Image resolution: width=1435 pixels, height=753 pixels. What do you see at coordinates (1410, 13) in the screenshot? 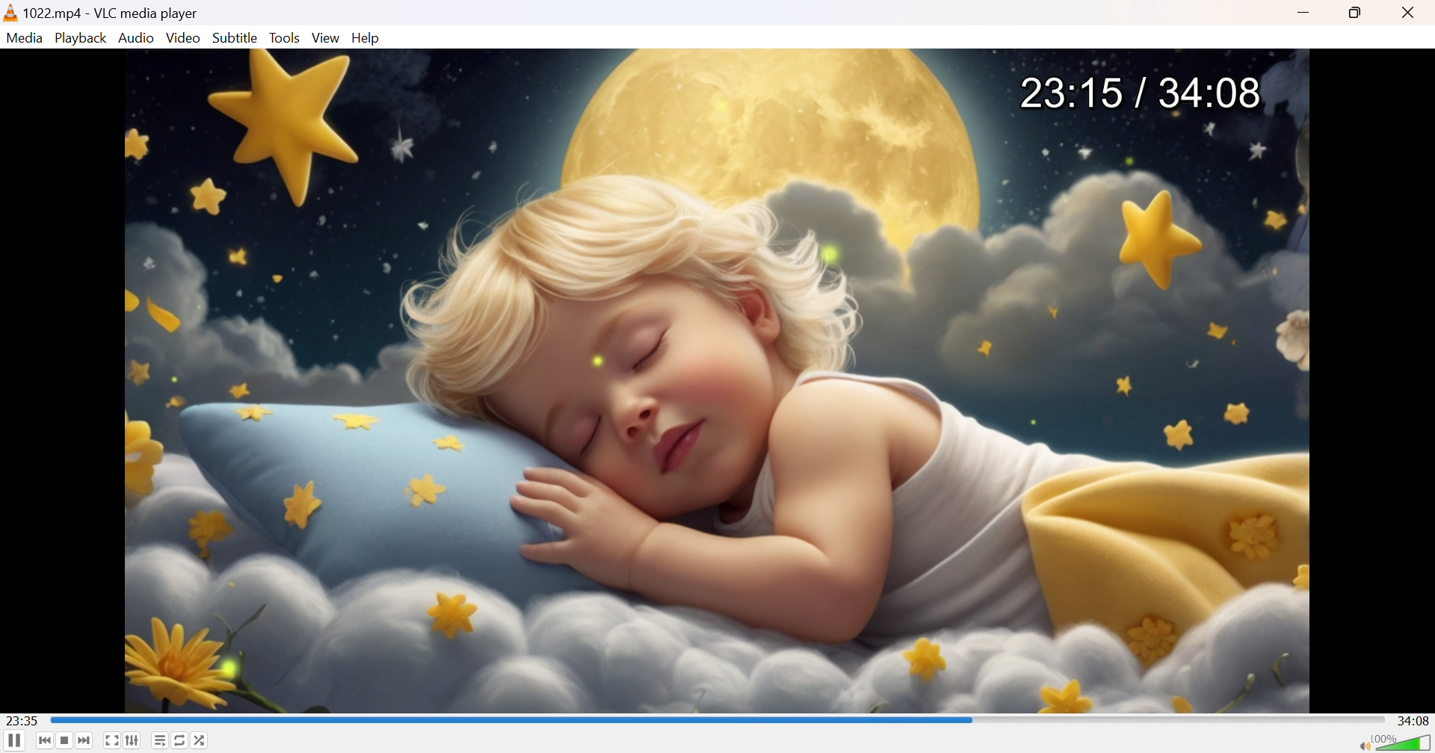
I see `Close` at bounding box center [1410, 13].